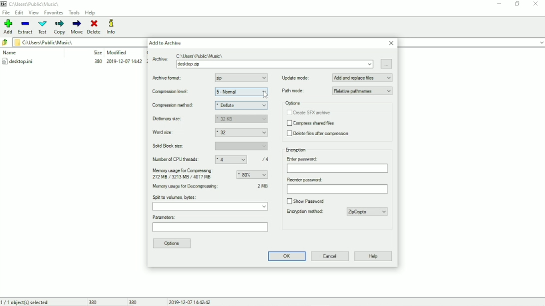 The height and width of the screenshot is (306, 545). What do you see at coordinates (210, 146) in the screenshot?
I see `Solid block size` at bounding box center [210, 146].